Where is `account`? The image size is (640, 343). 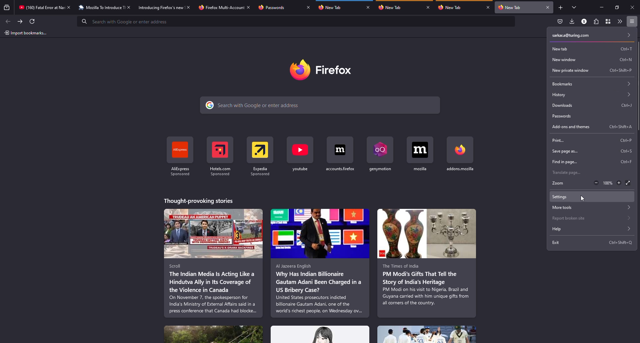 account is located at coordinates (592, 35).